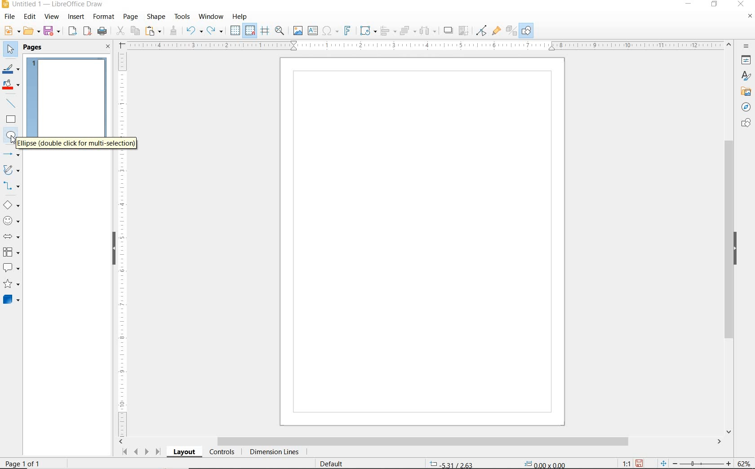 The image size is (755, 469). Describe the element at coordinates (744, 77) in the screenshot. I see `STYLES` at that location.